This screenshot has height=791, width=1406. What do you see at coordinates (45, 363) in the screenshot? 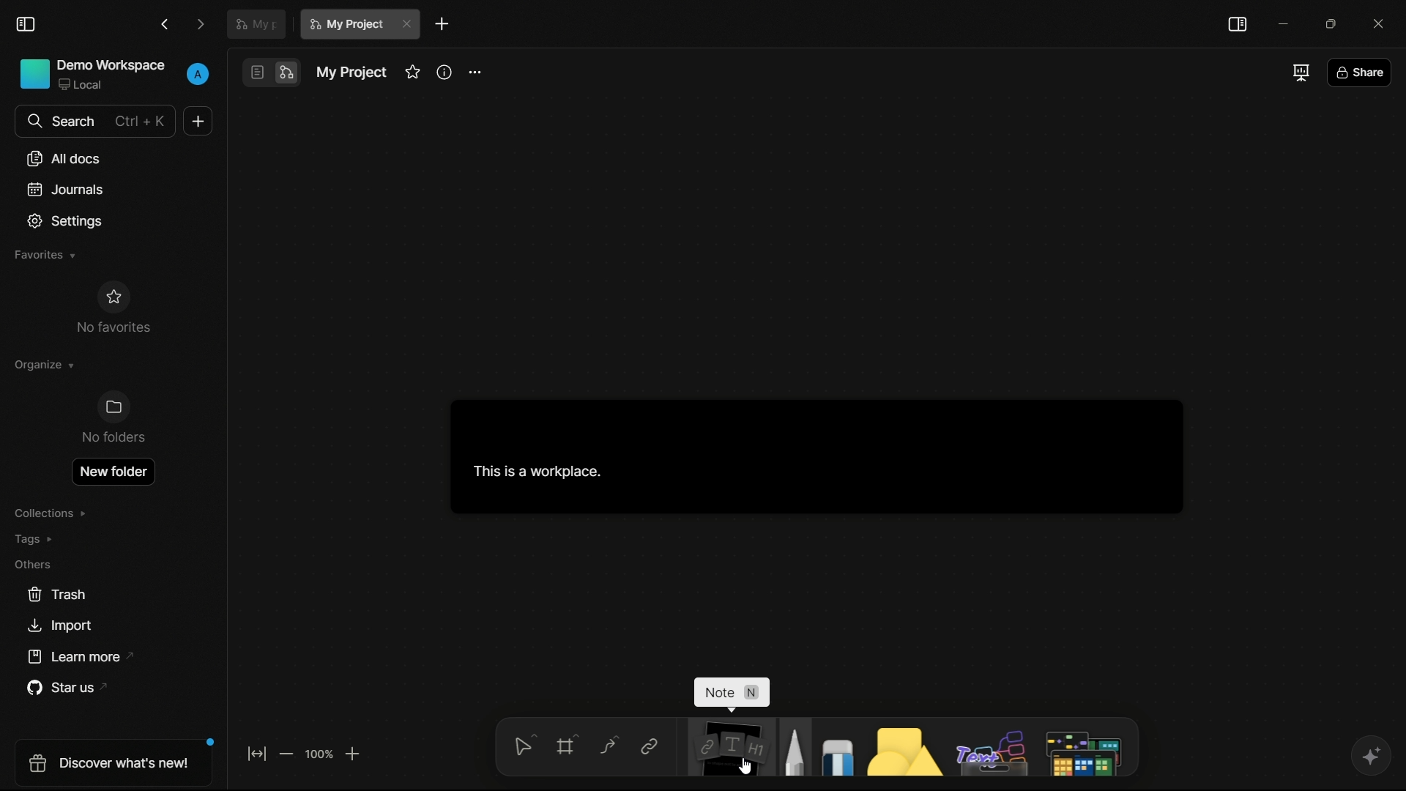
I see `organize` at bounding box center [45, 363].